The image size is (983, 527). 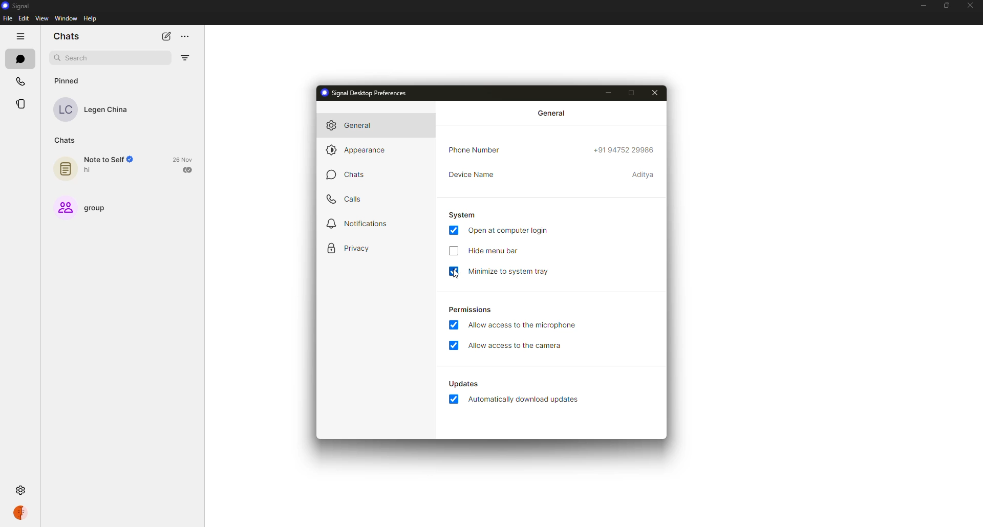 I want to click on note to self, so click(x=99, y=166).